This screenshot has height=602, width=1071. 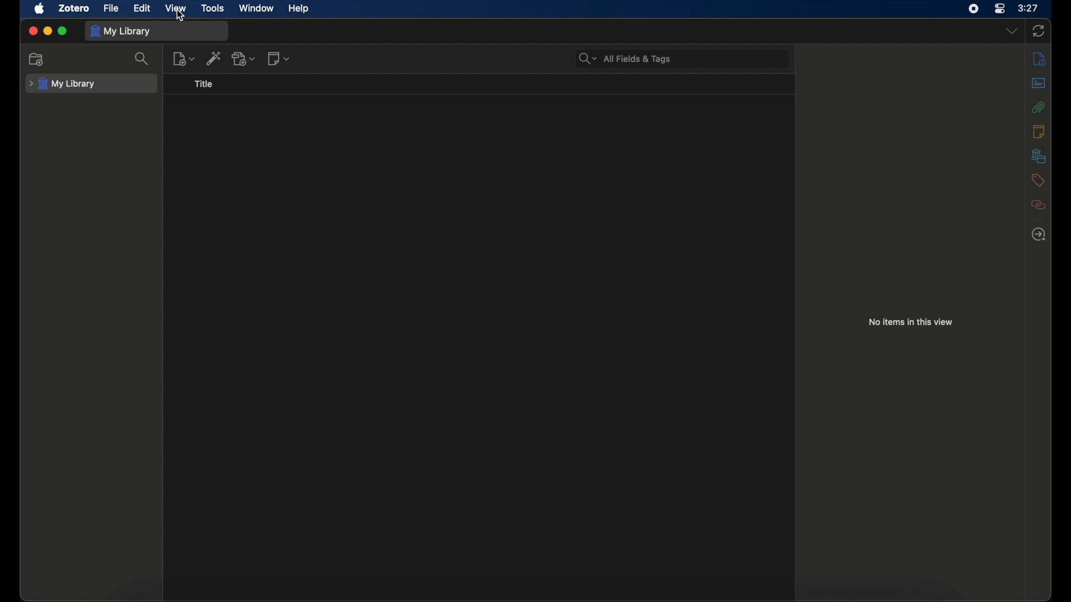 What do you see at coordinates (279, 59) in the screenshot?
I see `new notes` at bounding box center [279, 59].